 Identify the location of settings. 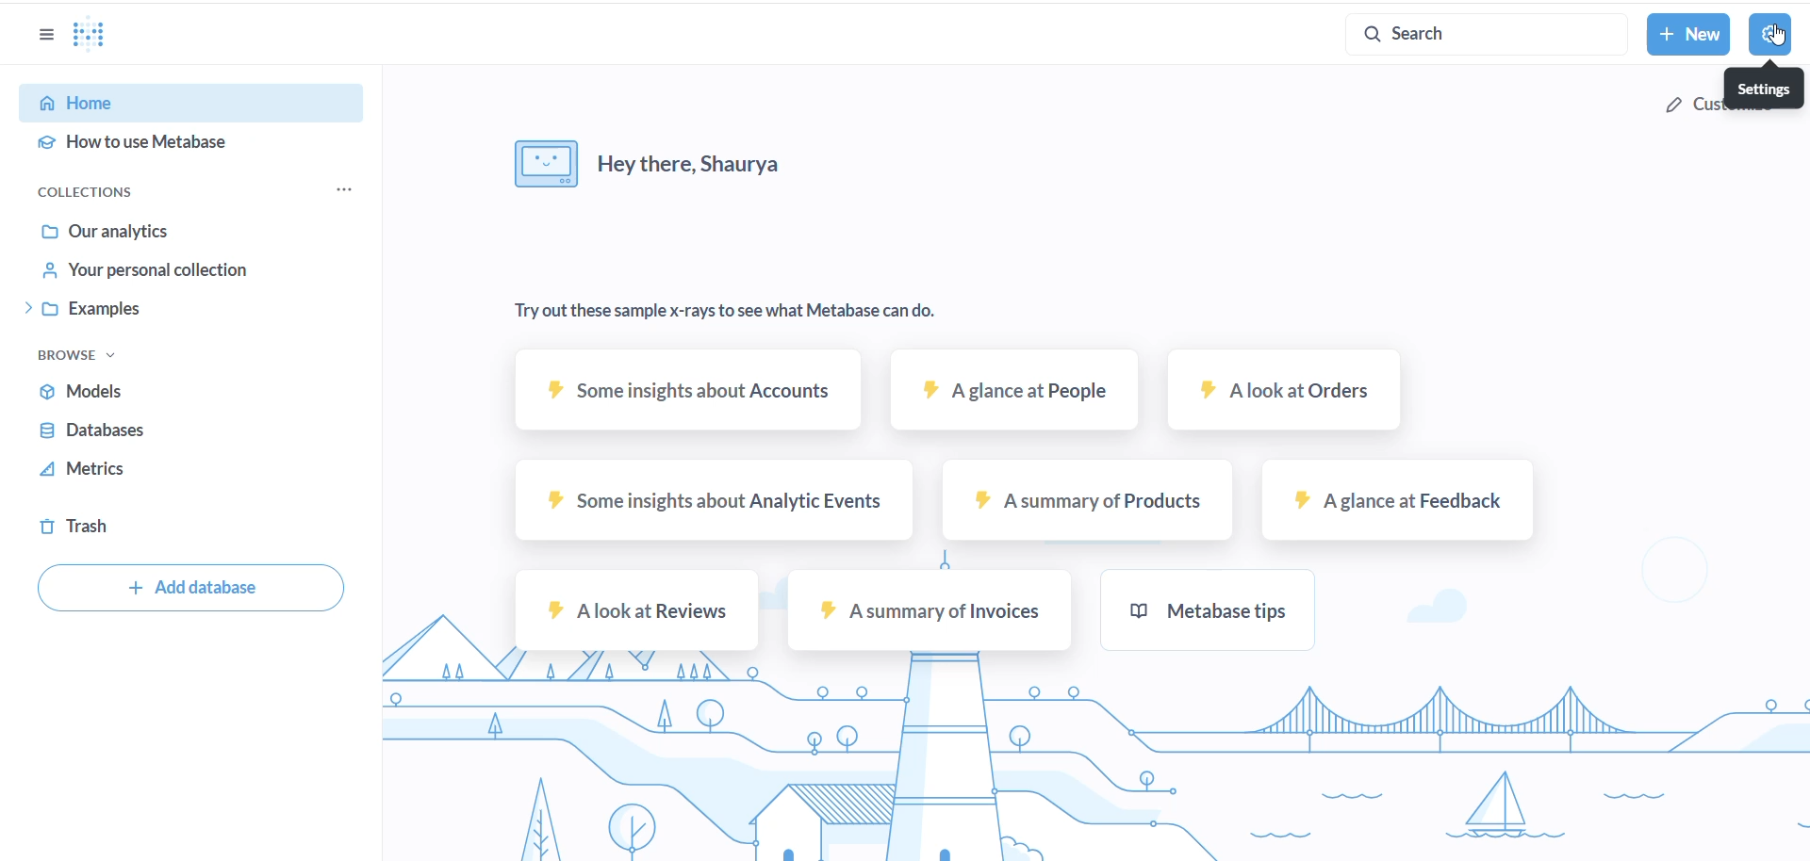
(1771, 37).